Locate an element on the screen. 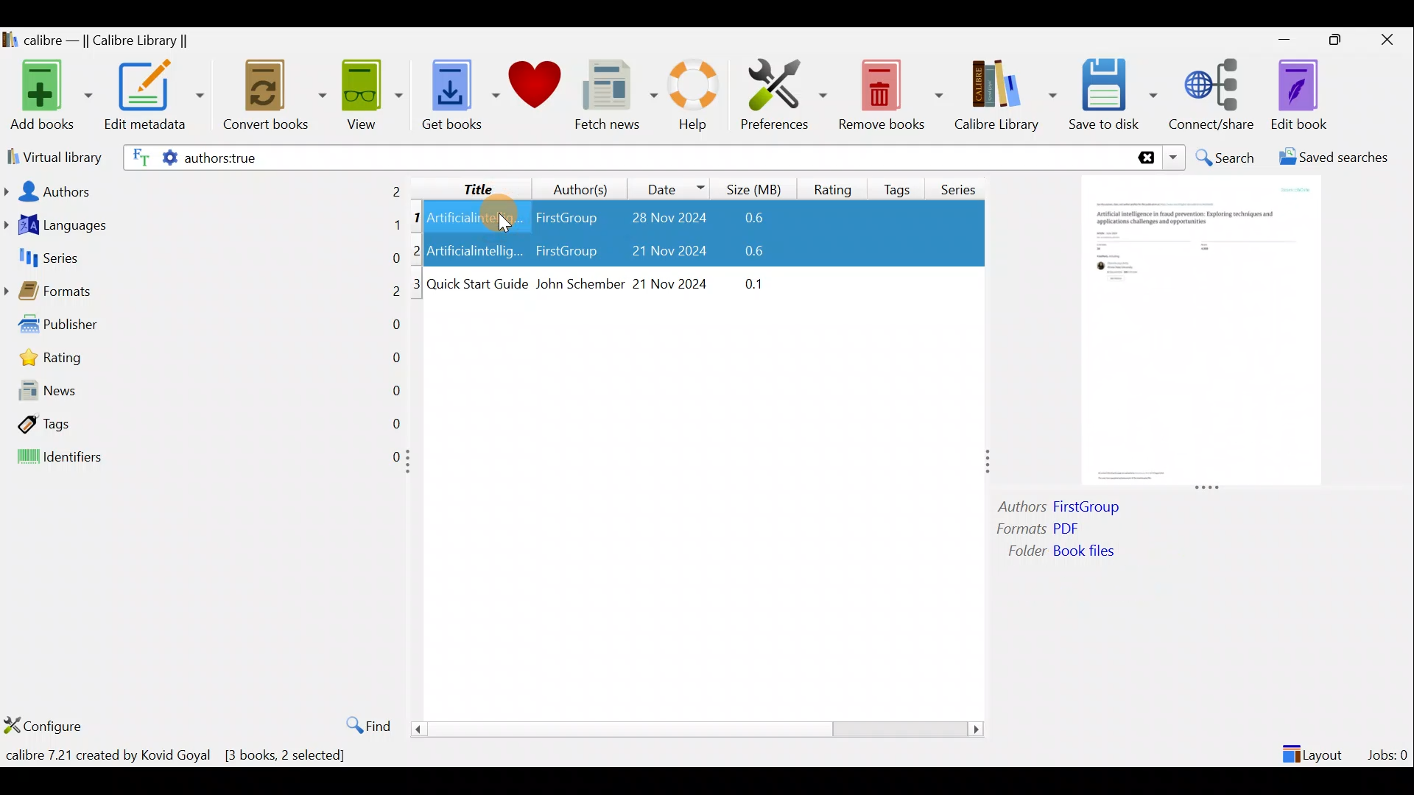 The image size is (1414, 795). Authors: FirstGroup is located at coordinates (1063, 509).